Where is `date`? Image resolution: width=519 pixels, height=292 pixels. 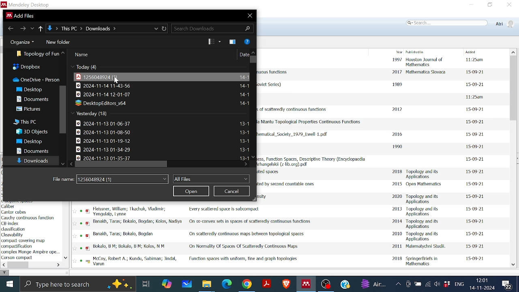 date is located at coordinates (475, 134).